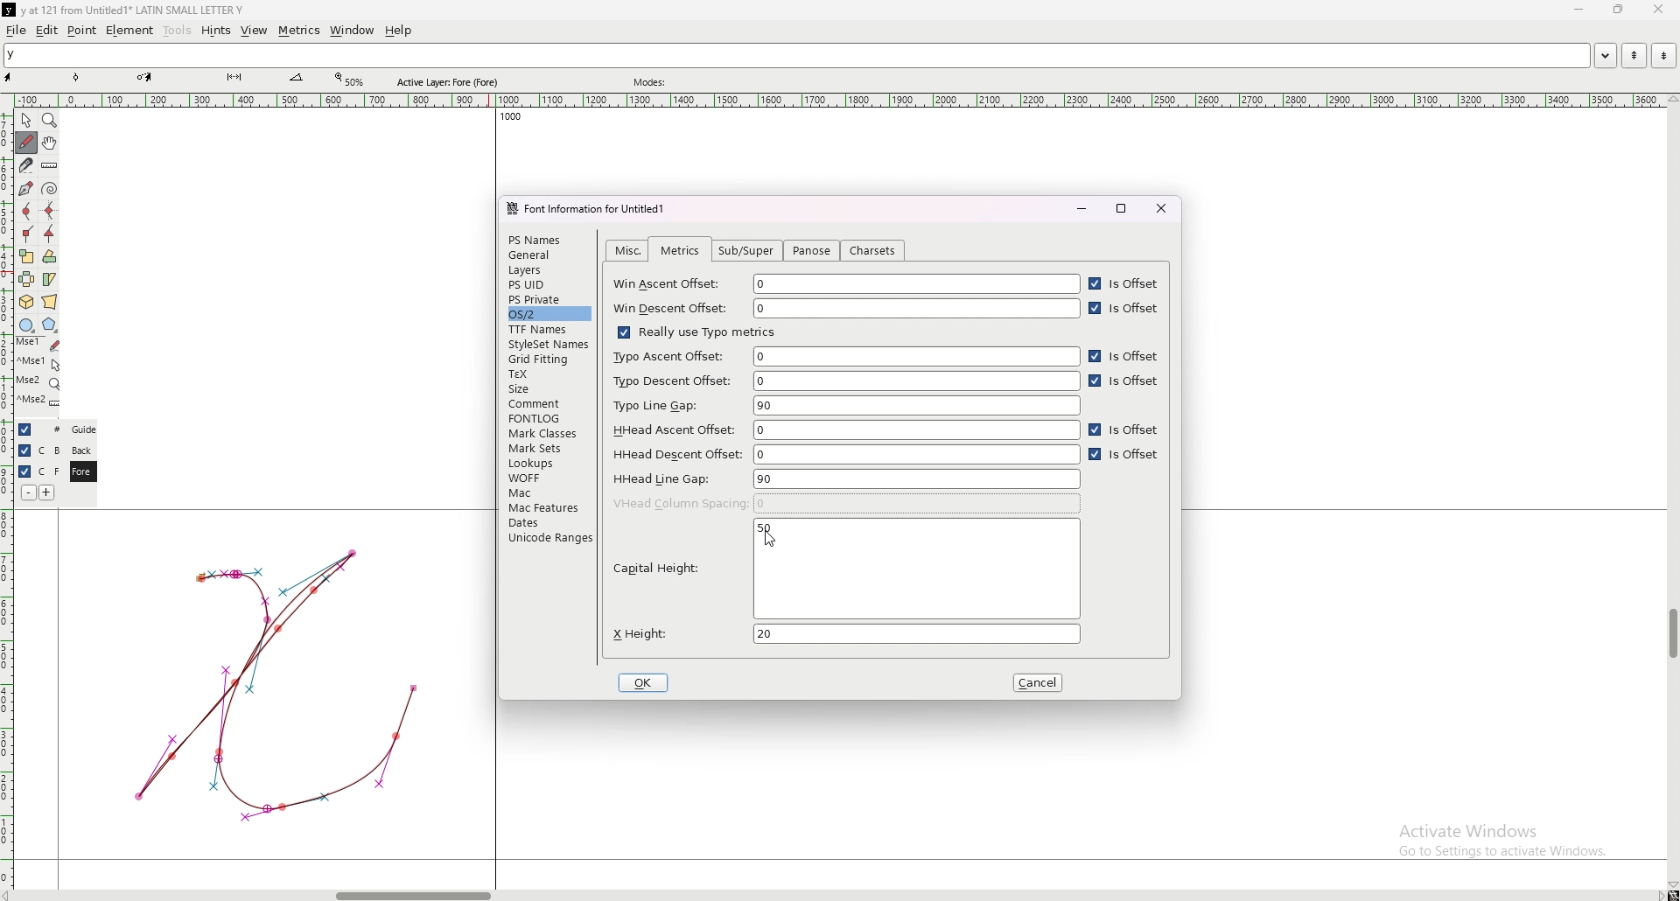  I want to click on misc, so click(629, 250).